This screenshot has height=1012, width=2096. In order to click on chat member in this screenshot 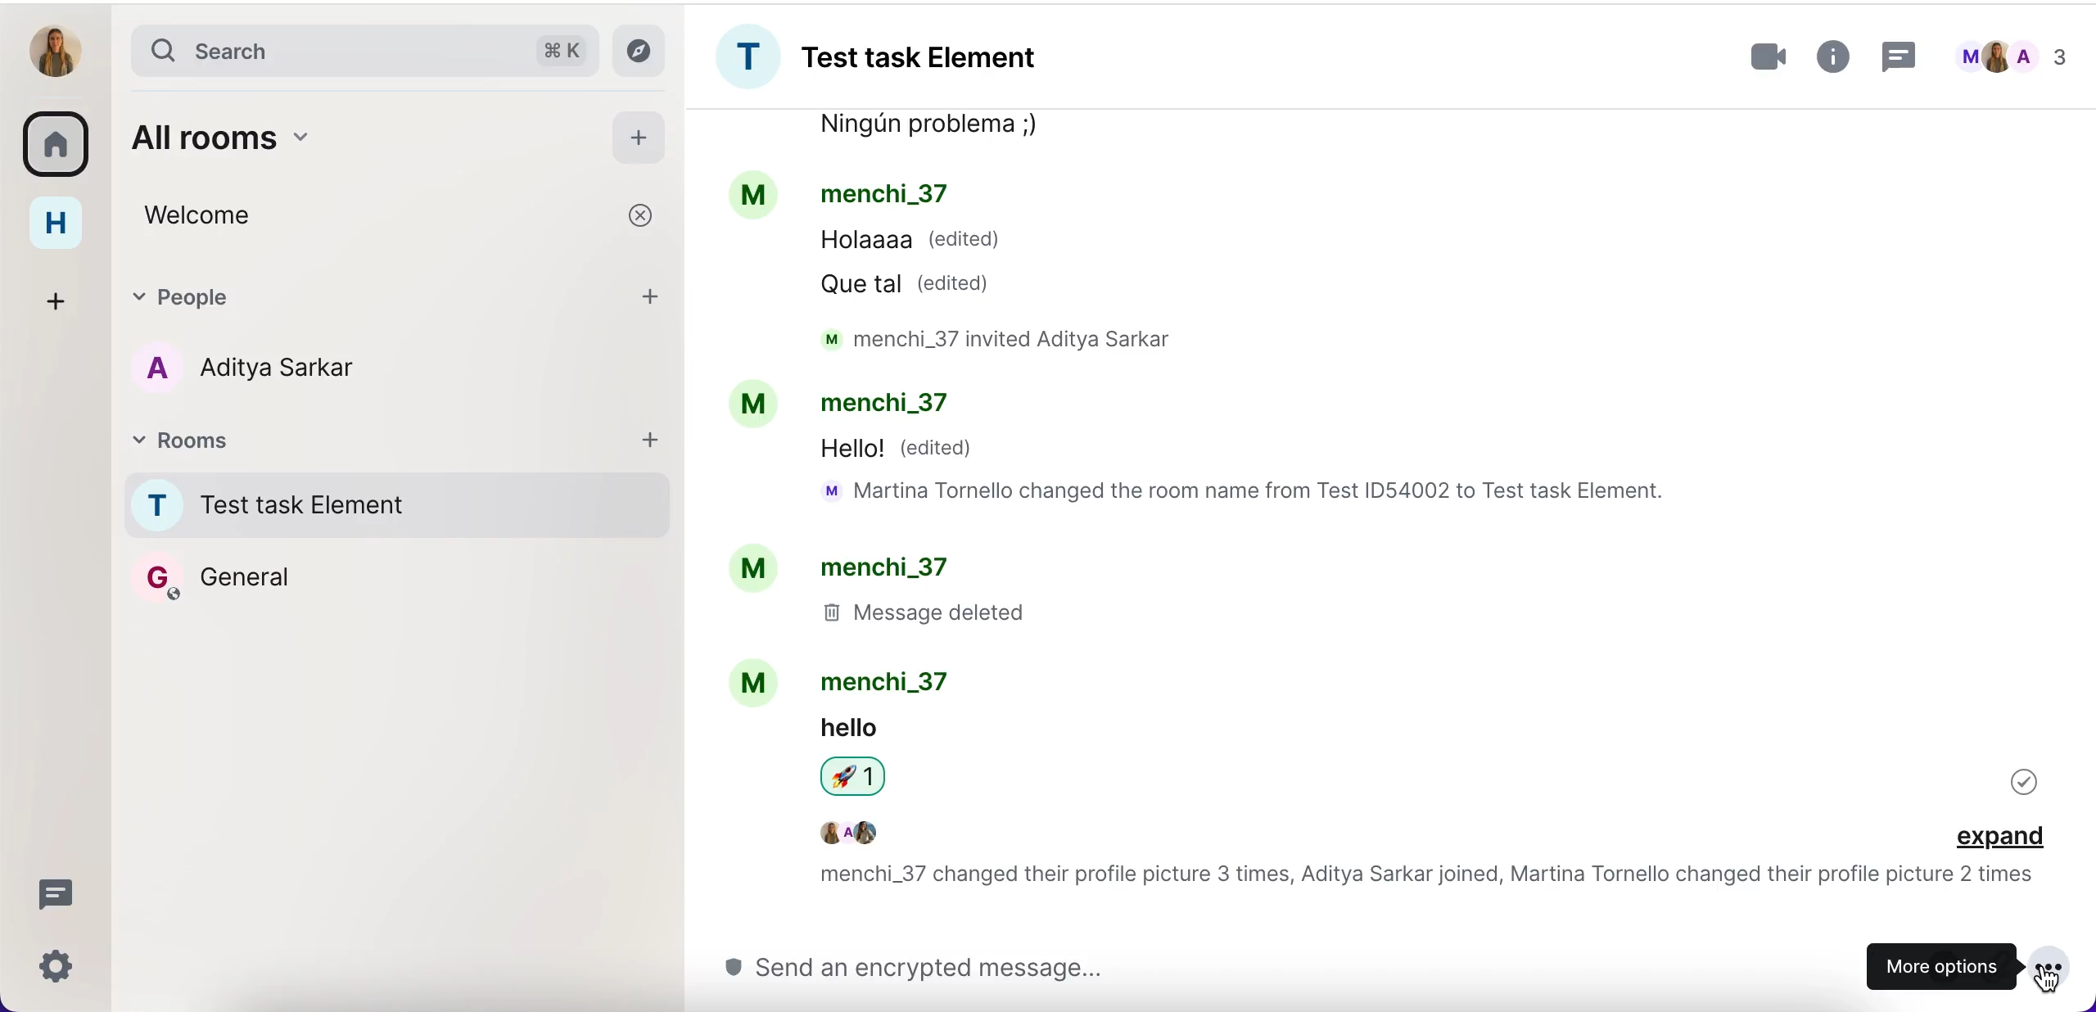, I will do `click(373, 368)`.